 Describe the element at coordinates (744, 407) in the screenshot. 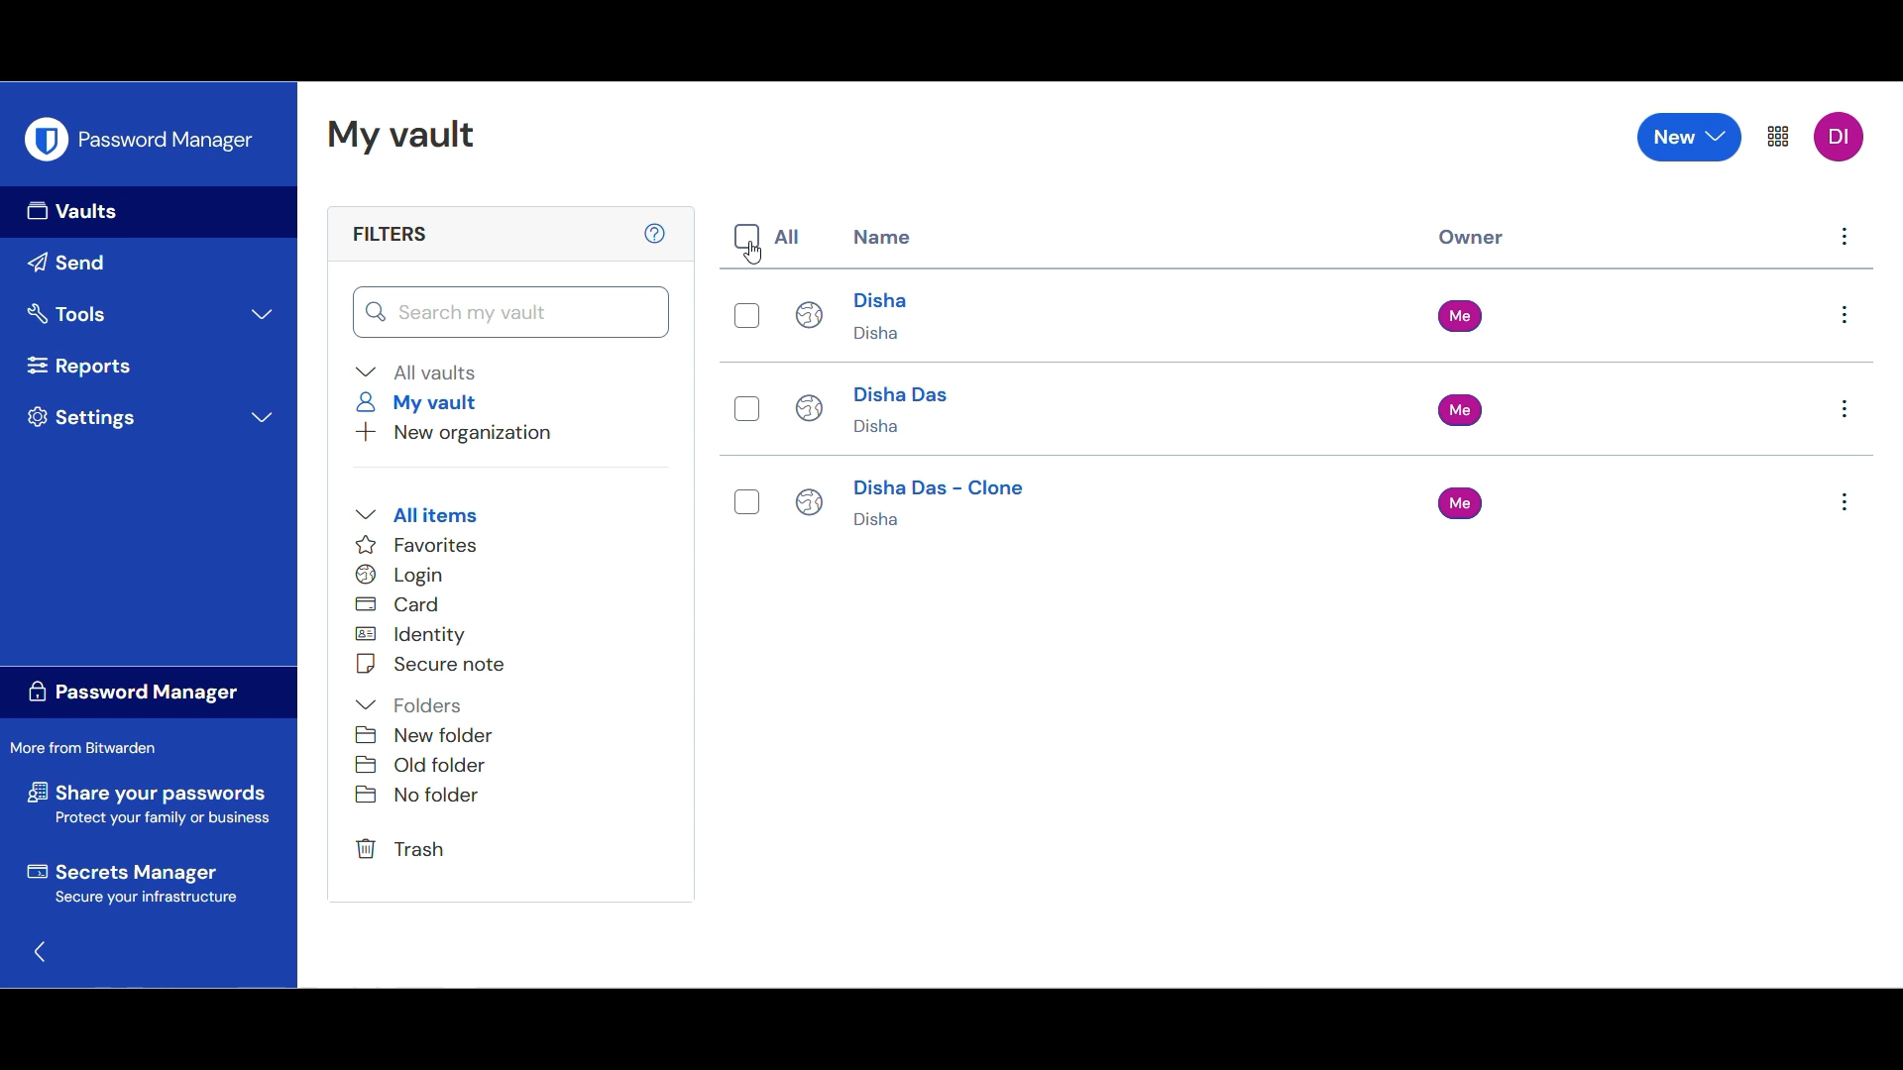

I see `Indicates toggle on/off` at that location.